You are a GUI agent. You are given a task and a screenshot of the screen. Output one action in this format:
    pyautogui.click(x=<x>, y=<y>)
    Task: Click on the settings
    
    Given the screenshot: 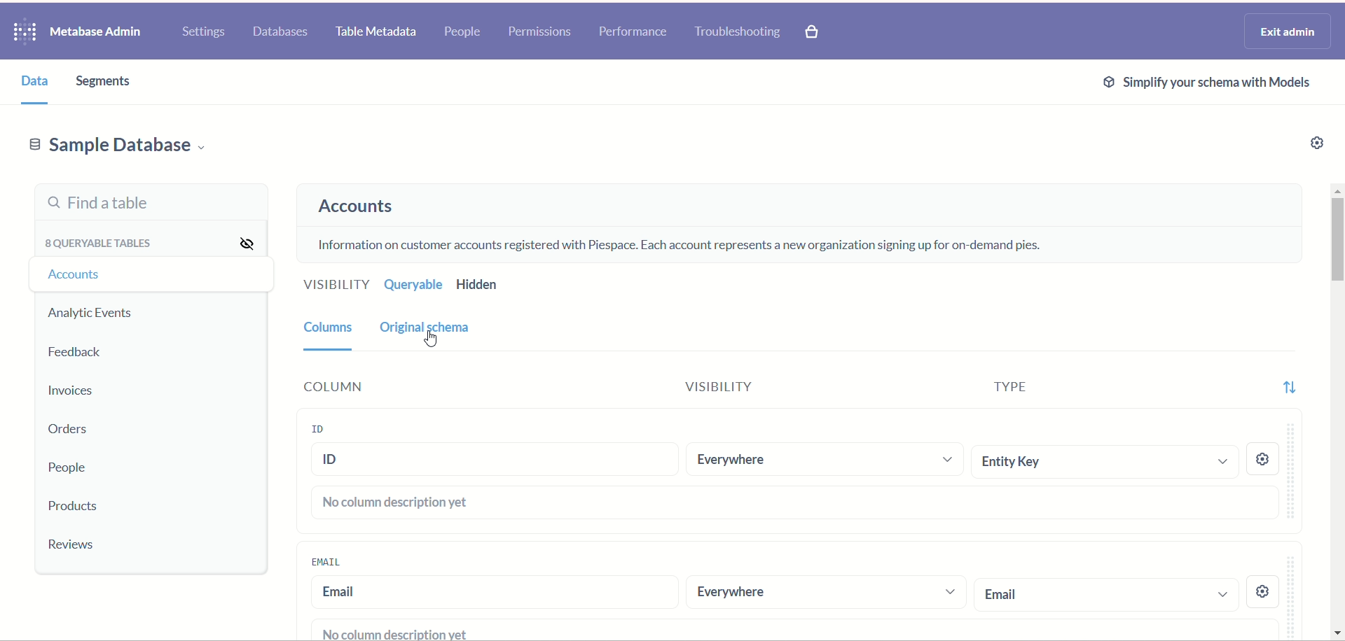 What is the action you would take?
    pyautogui.click(x=204, y=32)
    